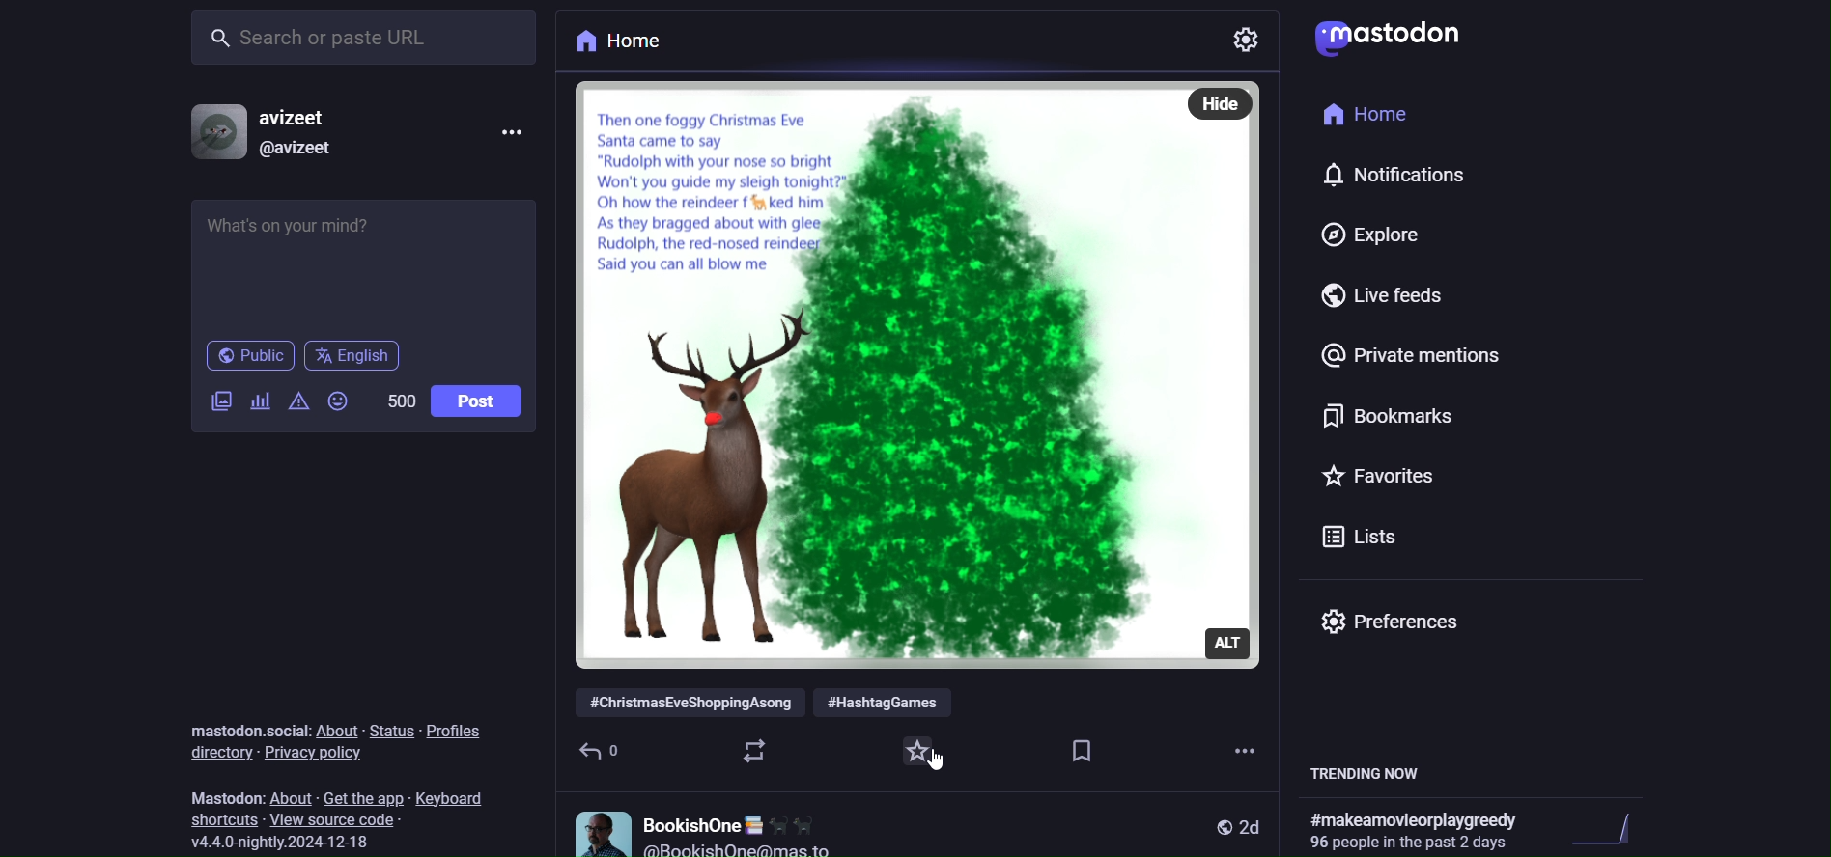  Describe the element at coordinates (1386, 416) in the screenshot. I see `bookmark` at that location.